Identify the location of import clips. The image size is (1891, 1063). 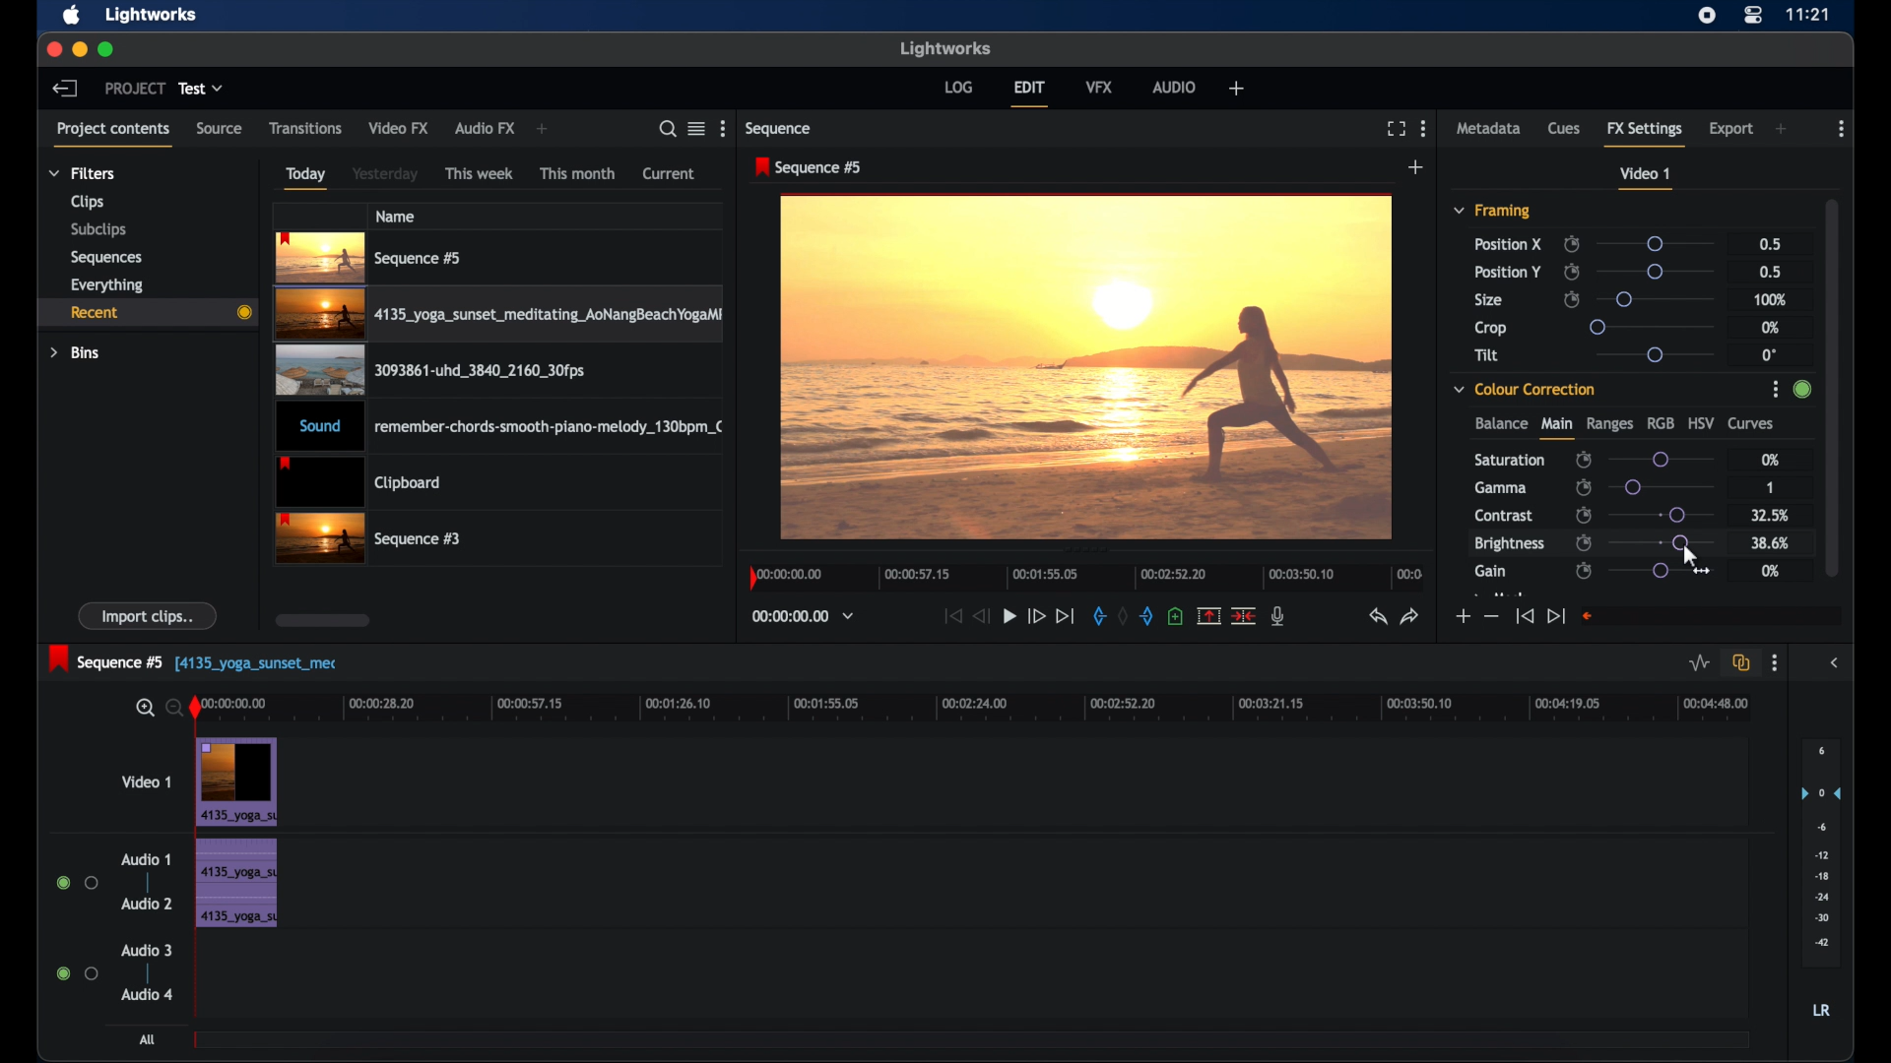
(149, 615).